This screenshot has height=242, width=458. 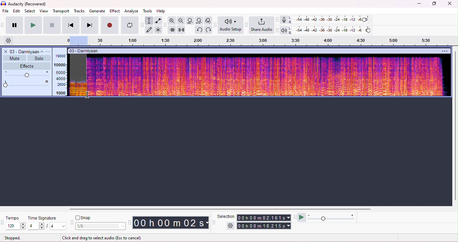 I want to click on total time, so click(x=265, y=226).